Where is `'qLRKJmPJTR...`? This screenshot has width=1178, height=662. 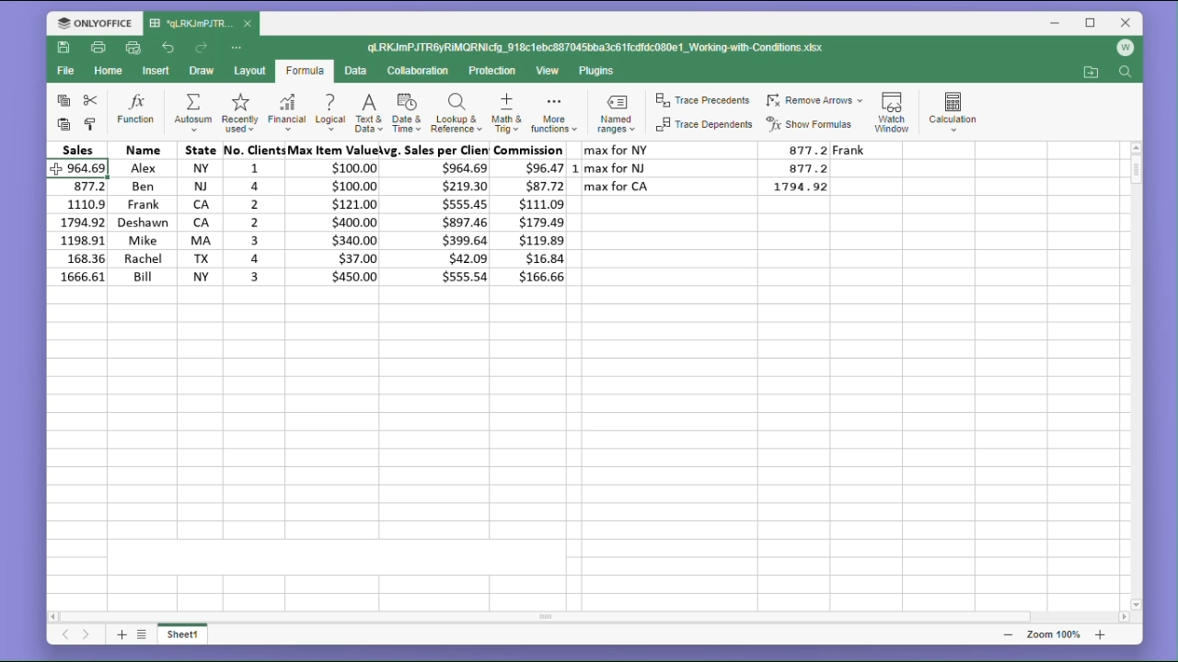
'qLRKJmPJTR... is located at coordinates (191, 23).